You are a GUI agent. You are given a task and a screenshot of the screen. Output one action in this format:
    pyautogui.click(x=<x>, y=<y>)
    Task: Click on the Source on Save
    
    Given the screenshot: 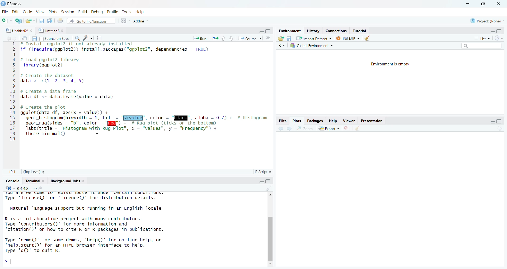 What is the action you would take?
    pyautogui.click(x=56, y=38)
    